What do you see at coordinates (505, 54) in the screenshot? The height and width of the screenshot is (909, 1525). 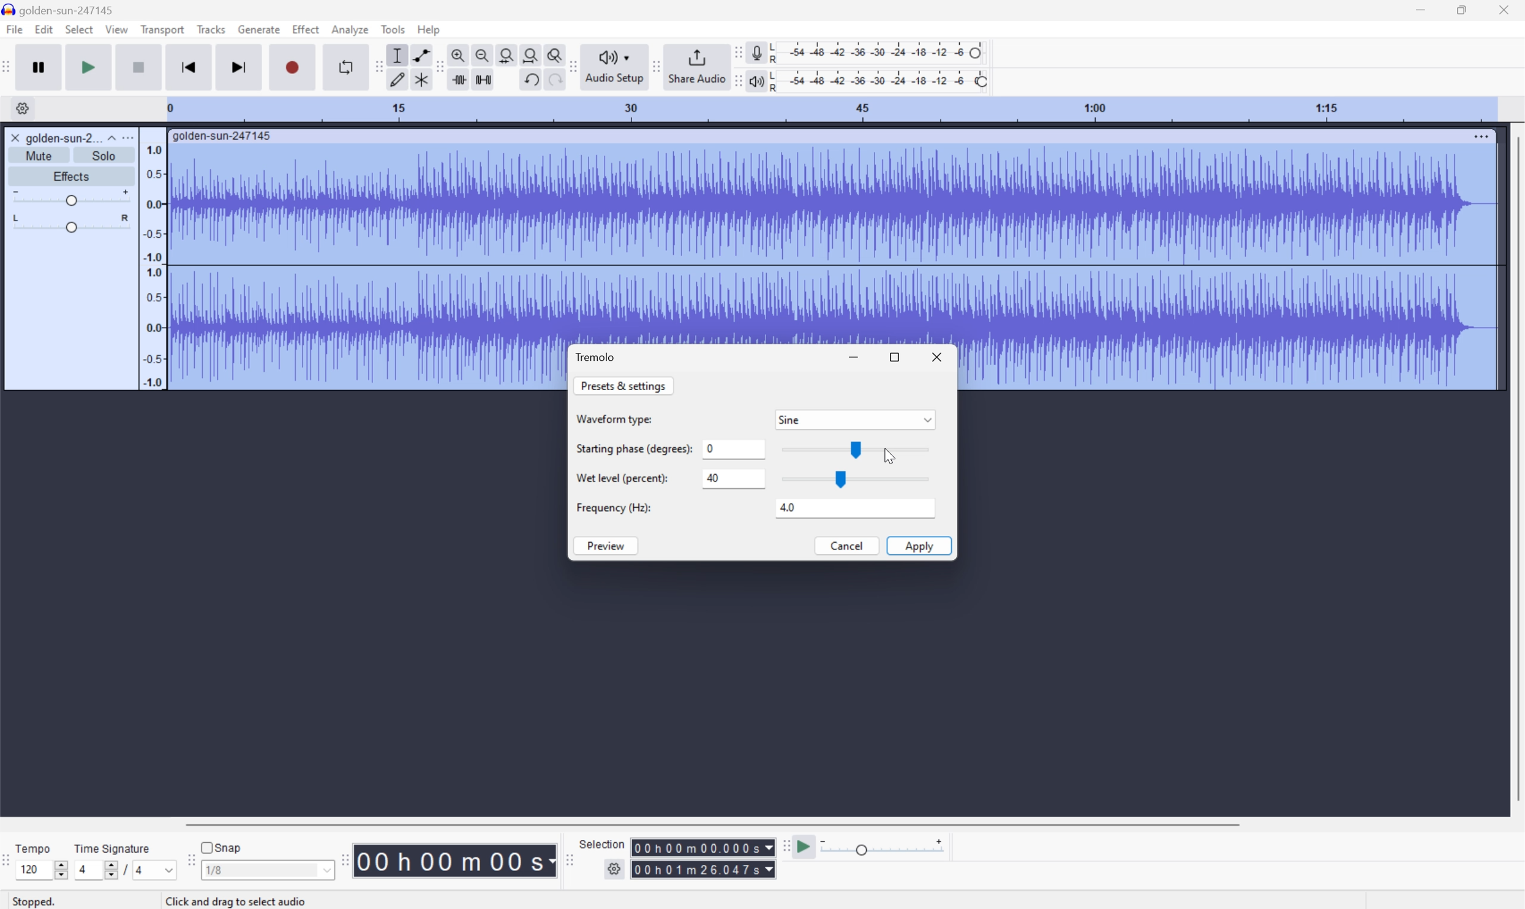 I see `Fit selection to width` at bounding box center [505, 54].